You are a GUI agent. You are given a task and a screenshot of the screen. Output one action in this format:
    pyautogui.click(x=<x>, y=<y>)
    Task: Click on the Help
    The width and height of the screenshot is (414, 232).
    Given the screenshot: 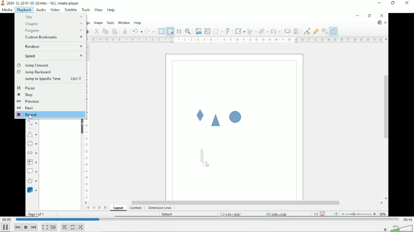 What is the action you would take?
    pyautogui.click(x=111, y=9)
    